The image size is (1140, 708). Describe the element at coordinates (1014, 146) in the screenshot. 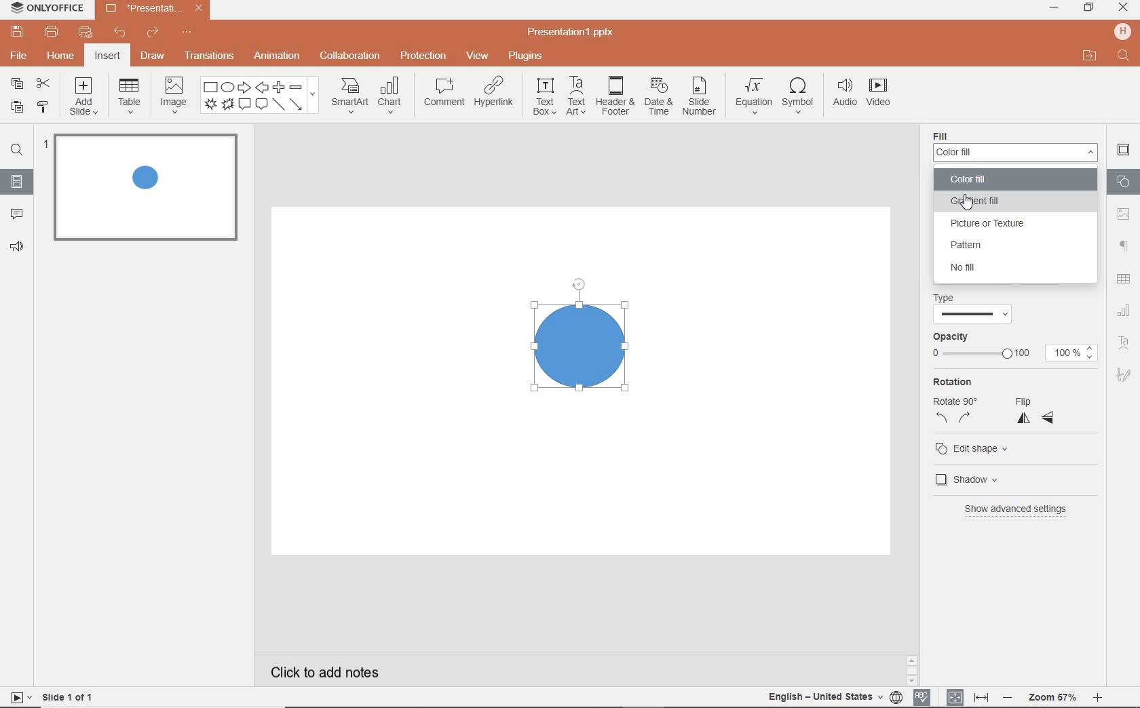

I see `Fill` at that location.